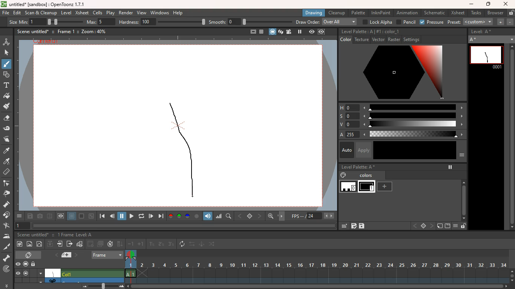 The width and height of the screenshot is (515, 289). What do you see at coordinates (414, 226) in the screenshot?
I see `back` at bounding box center [414, 226].